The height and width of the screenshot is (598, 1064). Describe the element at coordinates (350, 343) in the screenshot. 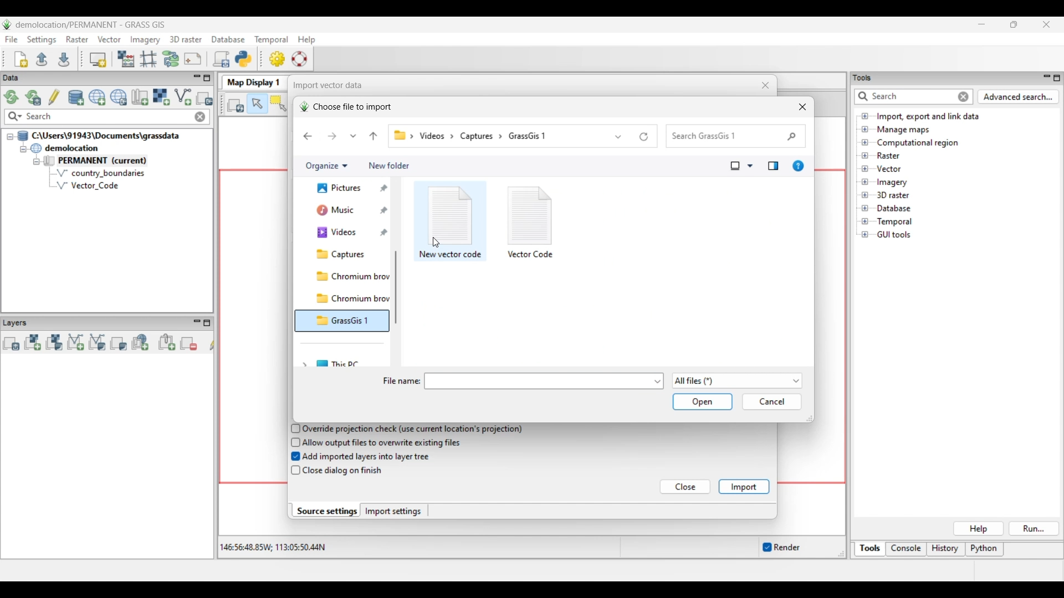

I see `GrassGis 1 folder` at that location.